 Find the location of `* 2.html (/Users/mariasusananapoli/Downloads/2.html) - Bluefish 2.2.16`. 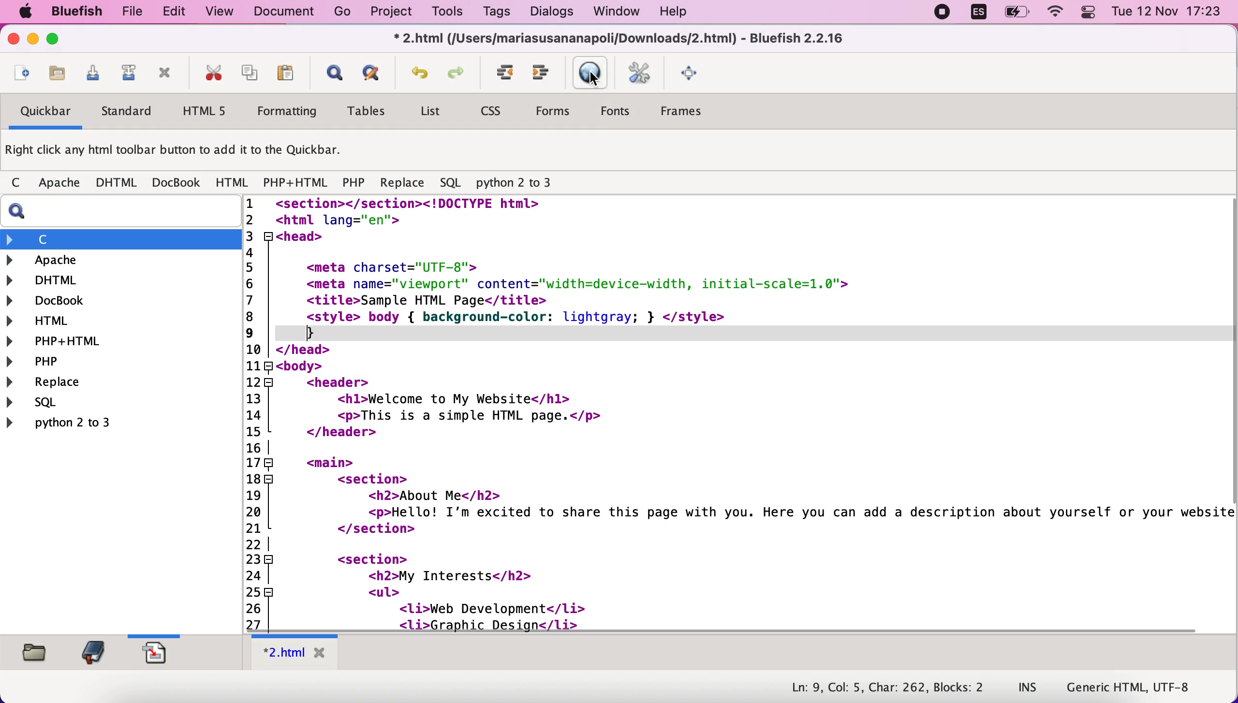

* 2.html (/Users/mariasusananapoli/Downloads/2.html) - Bluefish 2.2.16 is located at coordinates (621, 40).